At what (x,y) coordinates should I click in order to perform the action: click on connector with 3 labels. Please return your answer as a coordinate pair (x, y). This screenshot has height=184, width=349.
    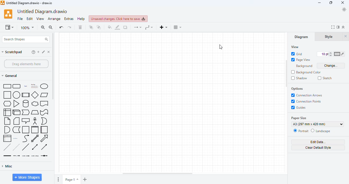
    Looking at the image, I should click on (35, 156).